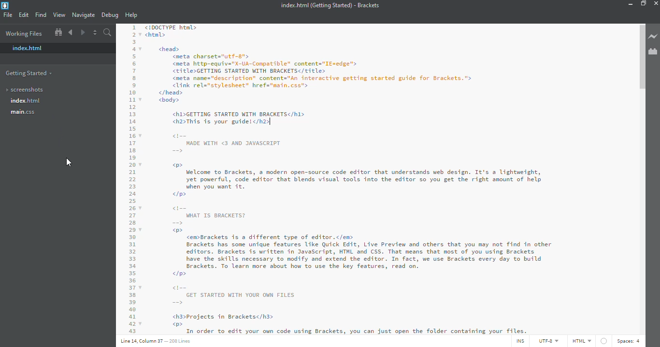 The width and height of the screenshot is (660, 347). What do you see at coordinates (31, 73) in the screenshot?
I see `getting started` at bounding box center [31, 73].